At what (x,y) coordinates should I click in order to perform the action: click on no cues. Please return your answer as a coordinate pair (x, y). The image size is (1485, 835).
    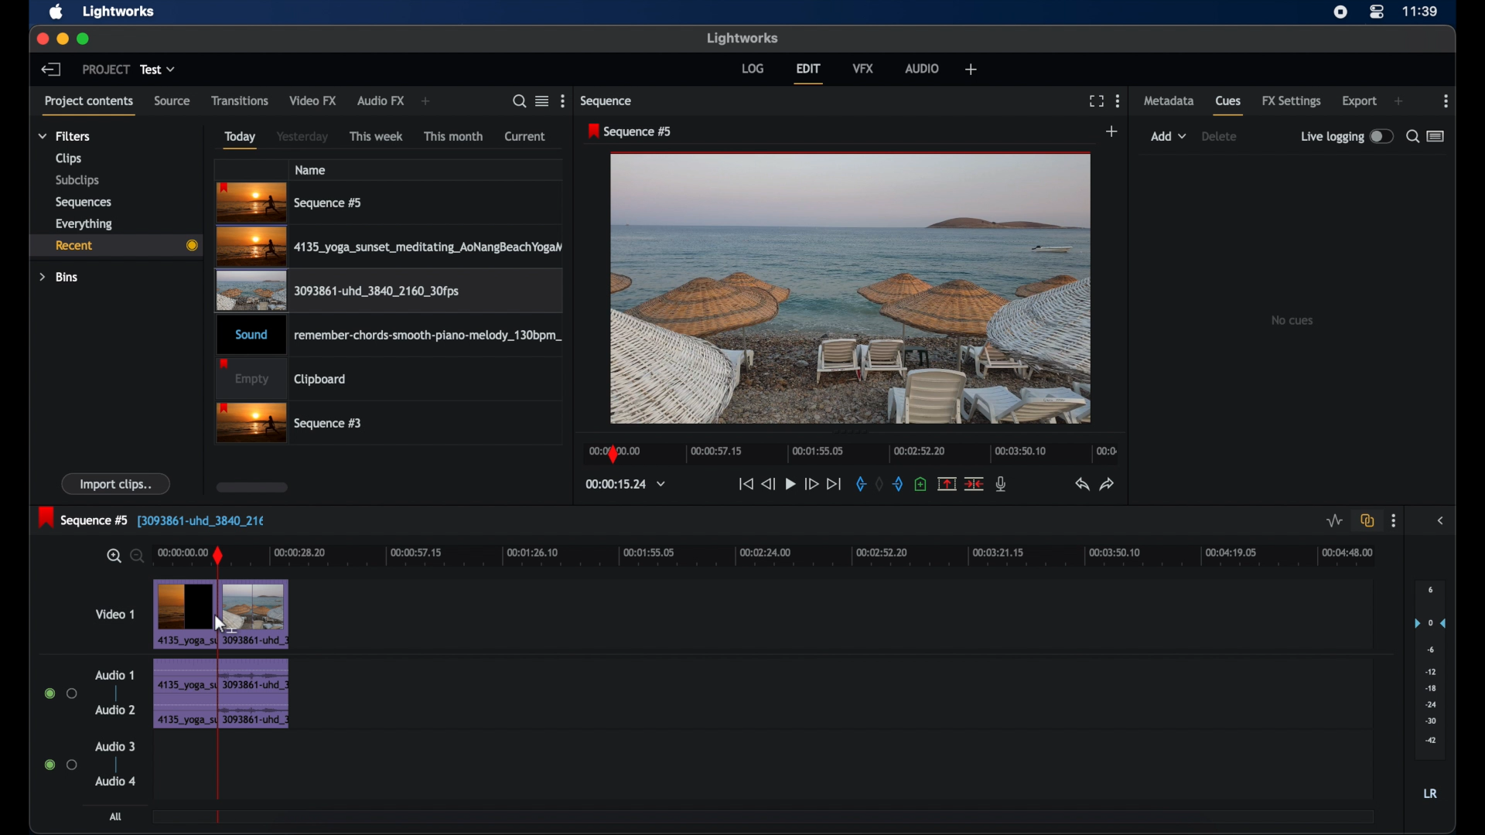
    Looking at the image, I should click on (1294, 320).